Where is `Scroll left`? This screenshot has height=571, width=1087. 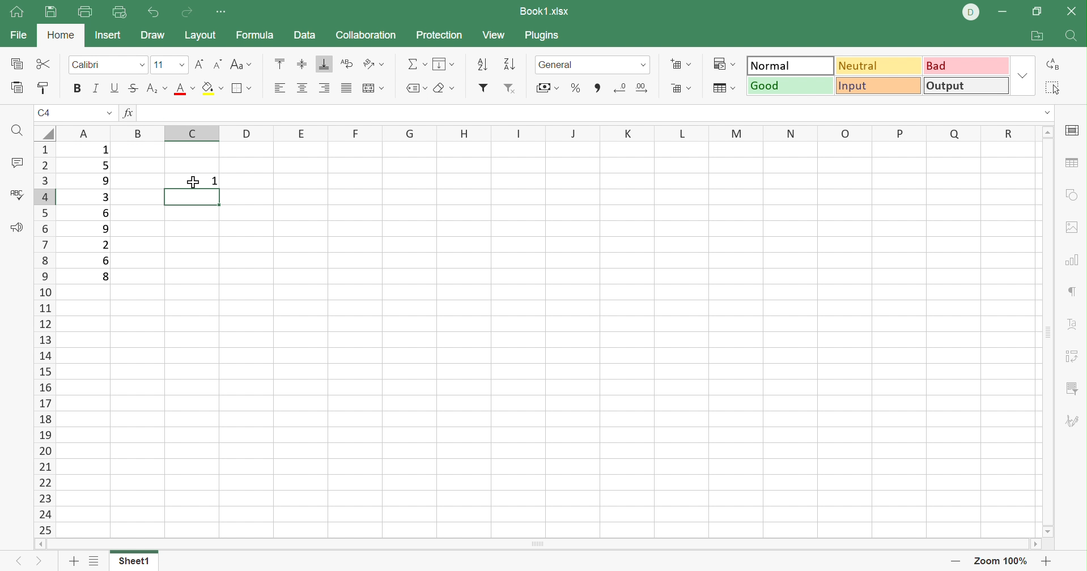 Scroll left is located at coordinates (35, 543).